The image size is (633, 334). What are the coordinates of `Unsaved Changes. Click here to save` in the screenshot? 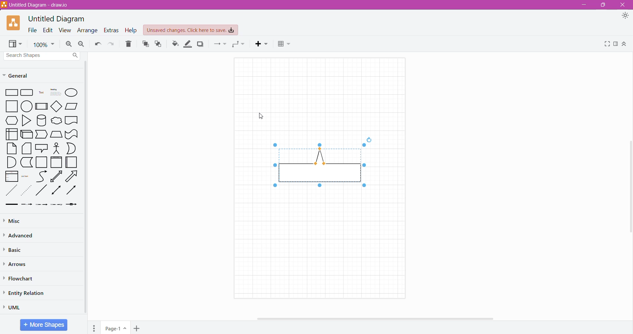 It's located at (191, 30).